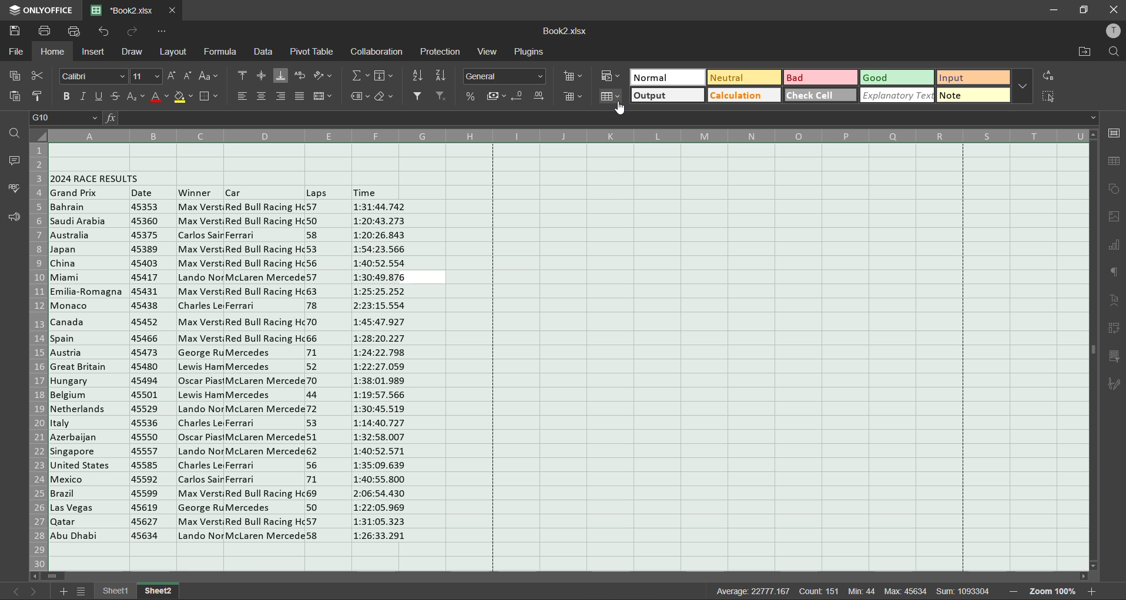 This screenshot has width=1126, height=600. Describe the element at coordinates (82, 592) in the screenshot. I see `sheet list` at that location.